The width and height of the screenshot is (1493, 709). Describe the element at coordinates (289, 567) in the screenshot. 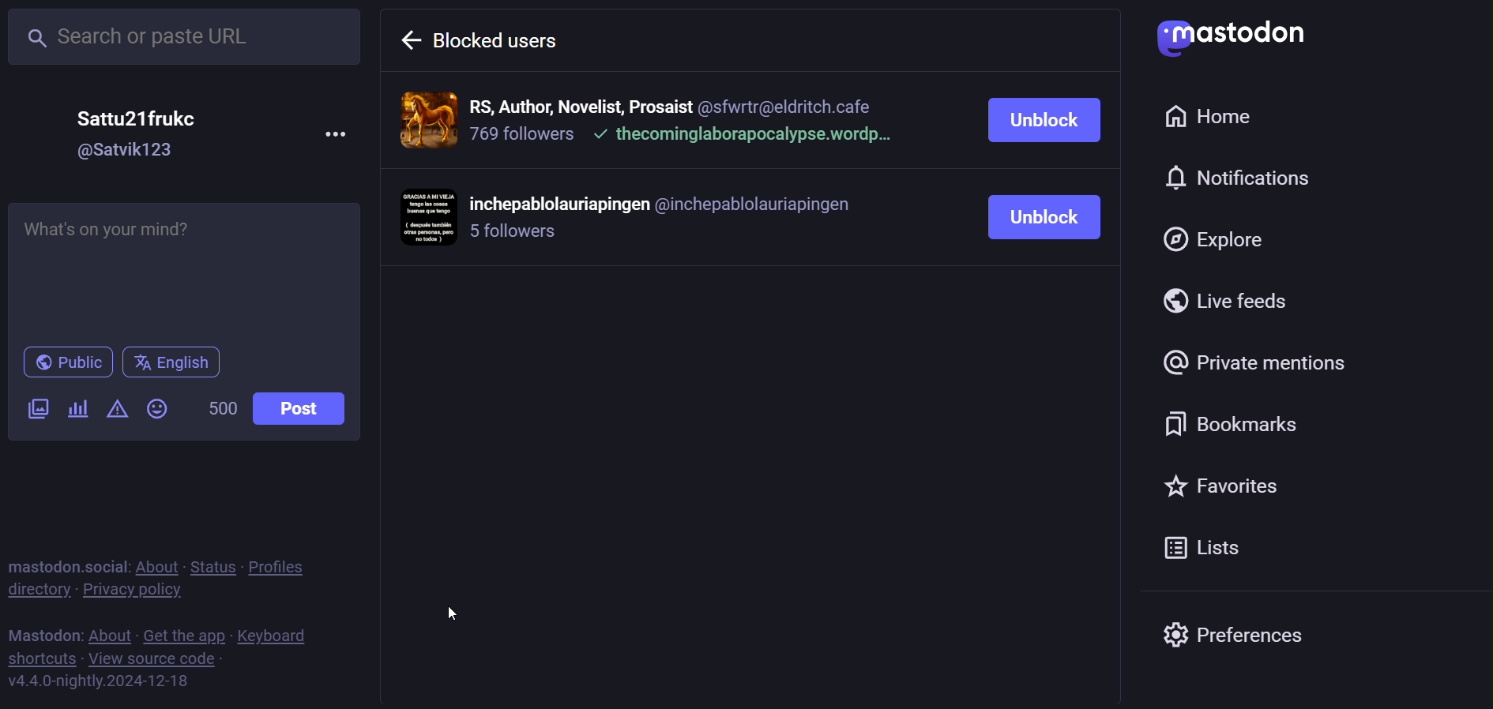

I see `profiles` at that location.